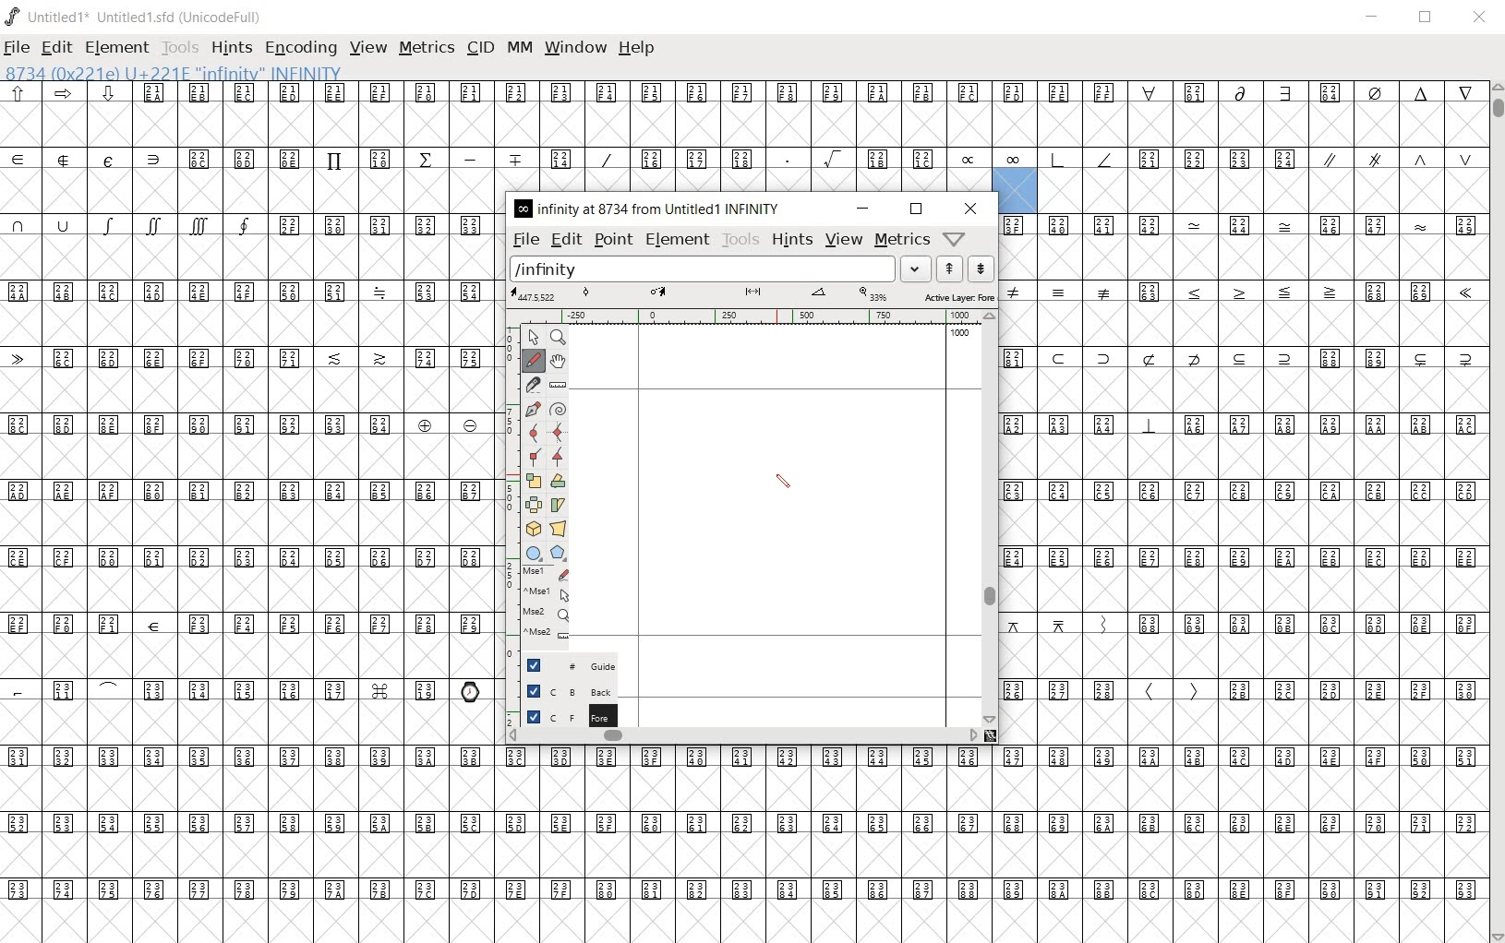 This screenshot has width=1505, height=943. I want to click on empty glyph slots, so click(251, 656).